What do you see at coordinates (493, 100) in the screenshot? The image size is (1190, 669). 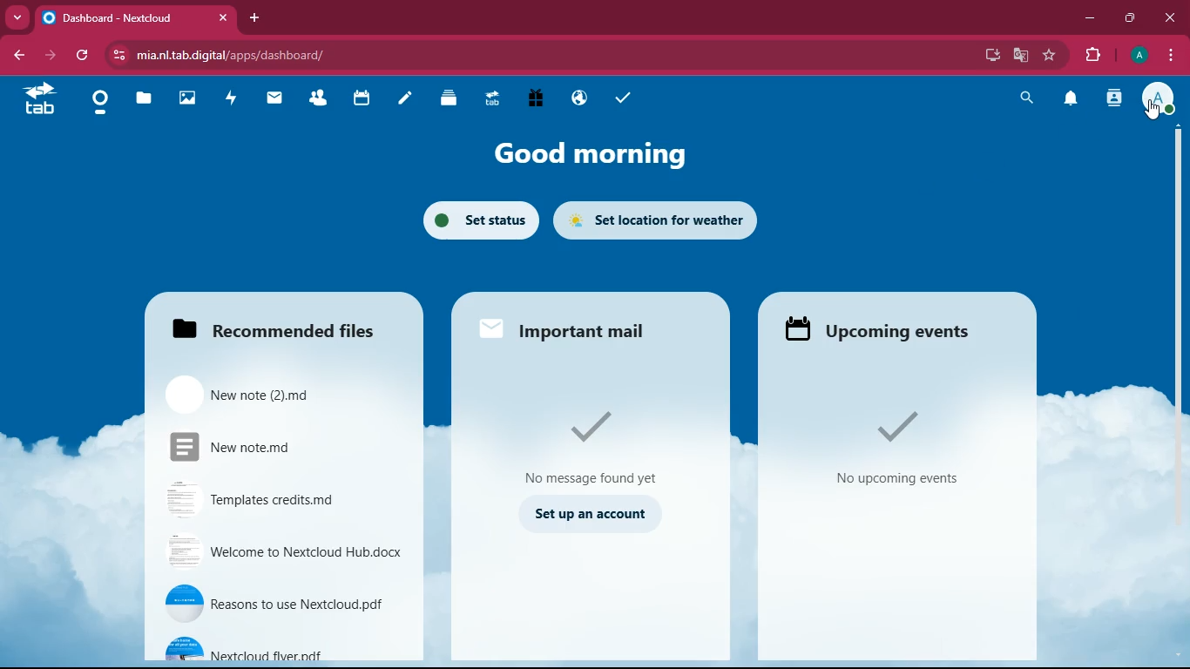 I see `Upgrade` at bounding box center [493, 100].